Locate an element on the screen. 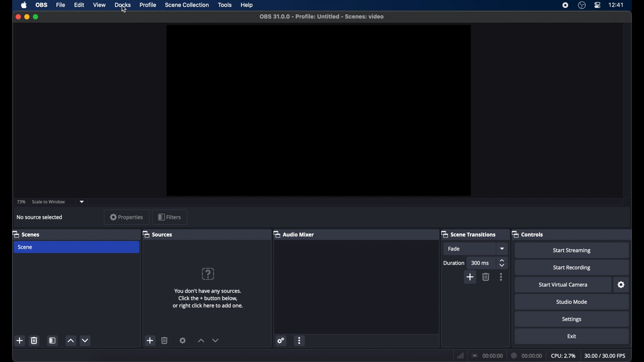 This screenshot has height=362, width=644. 12:41 is located at coordinates (616, 5).